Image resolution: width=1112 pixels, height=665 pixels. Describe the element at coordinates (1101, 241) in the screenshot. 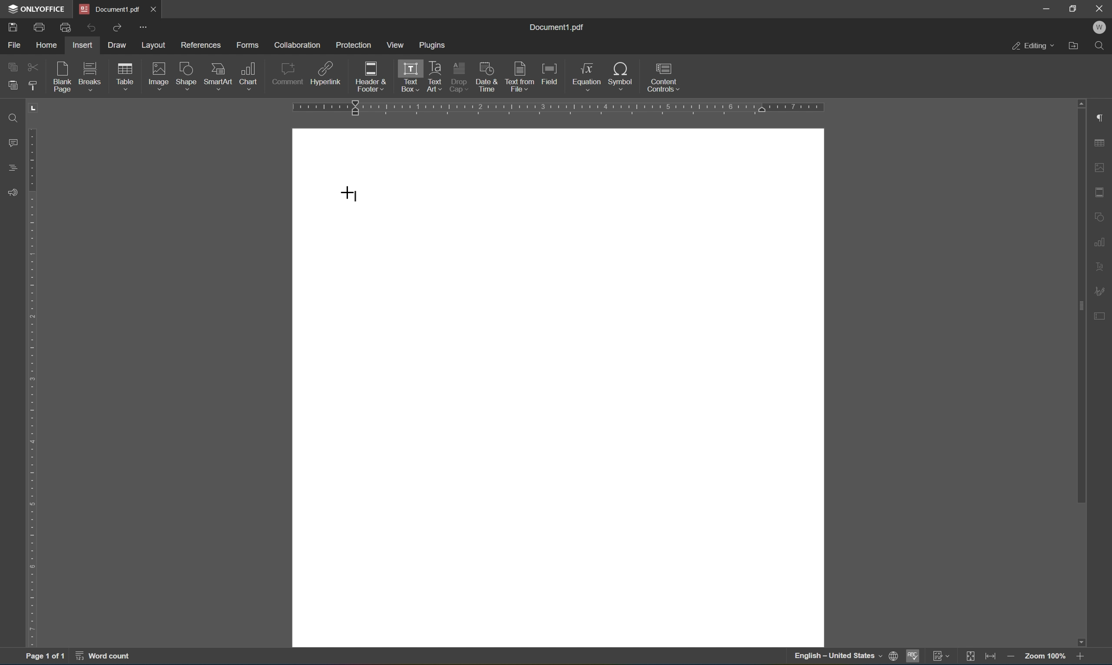

I see `Chart settings` at that location.